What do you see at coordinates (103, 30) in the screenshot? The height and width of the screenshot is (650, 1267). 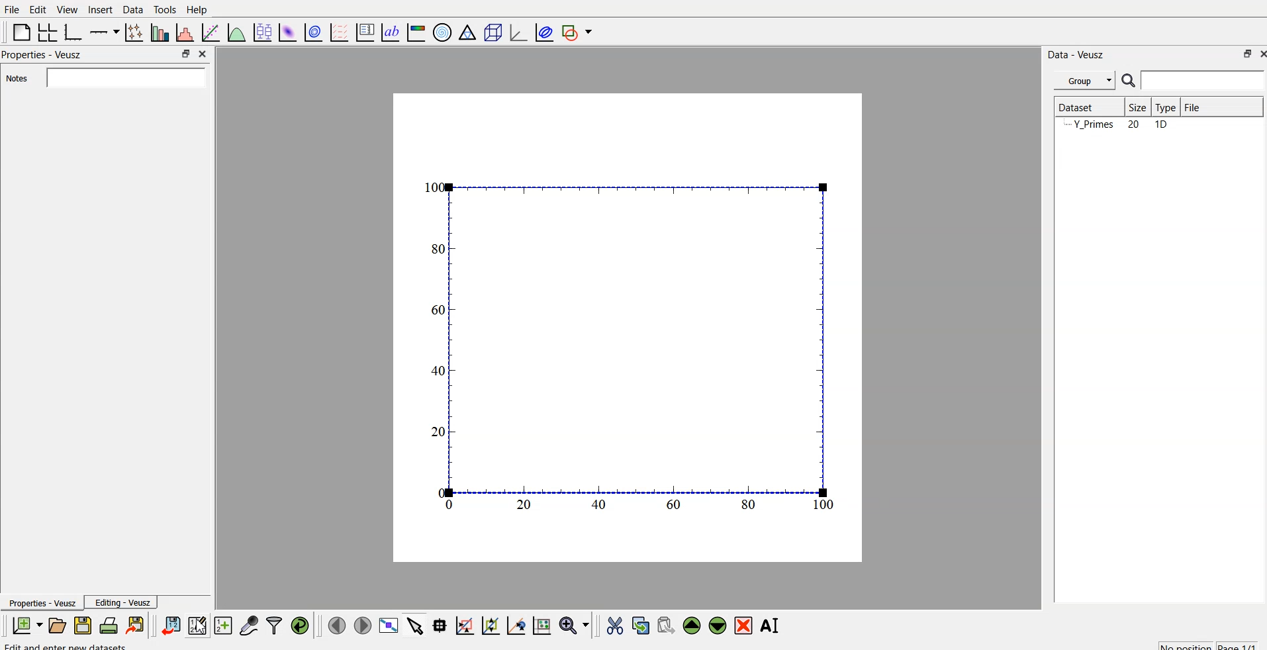 I see `plot on axis` at bounding box center [103, 30].